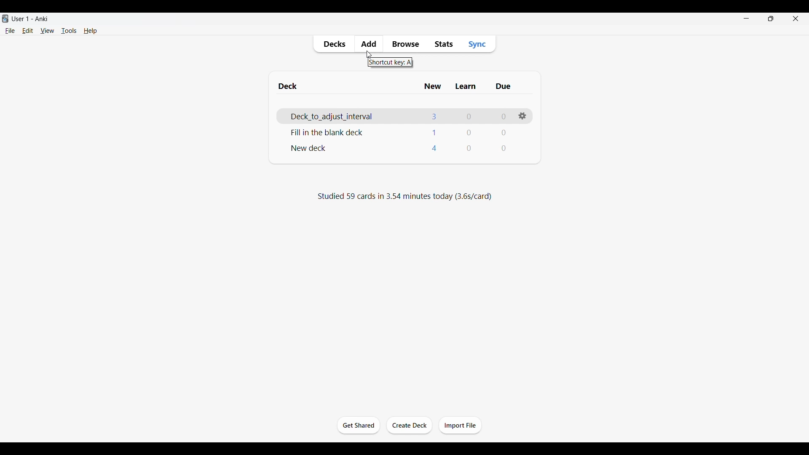 The height and width of the screenshot is (455, 809). What do you see at coordinates (796, 18) in the screenshot?
I see `Close interface` at bounding box center [796, 18].